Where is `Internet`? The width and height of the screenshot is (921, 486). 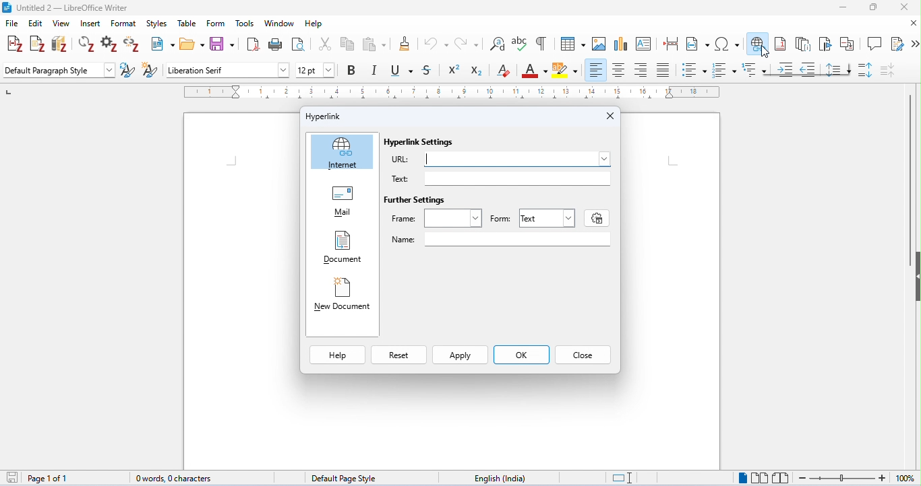
Internet is located at coordinates (343, 151).